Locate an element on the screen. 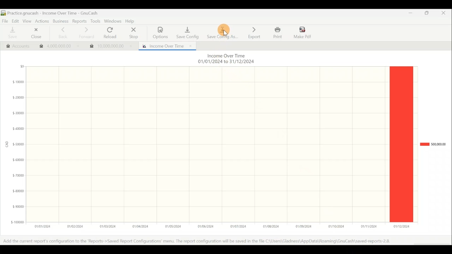  Business is located at coordinates (61, 22).